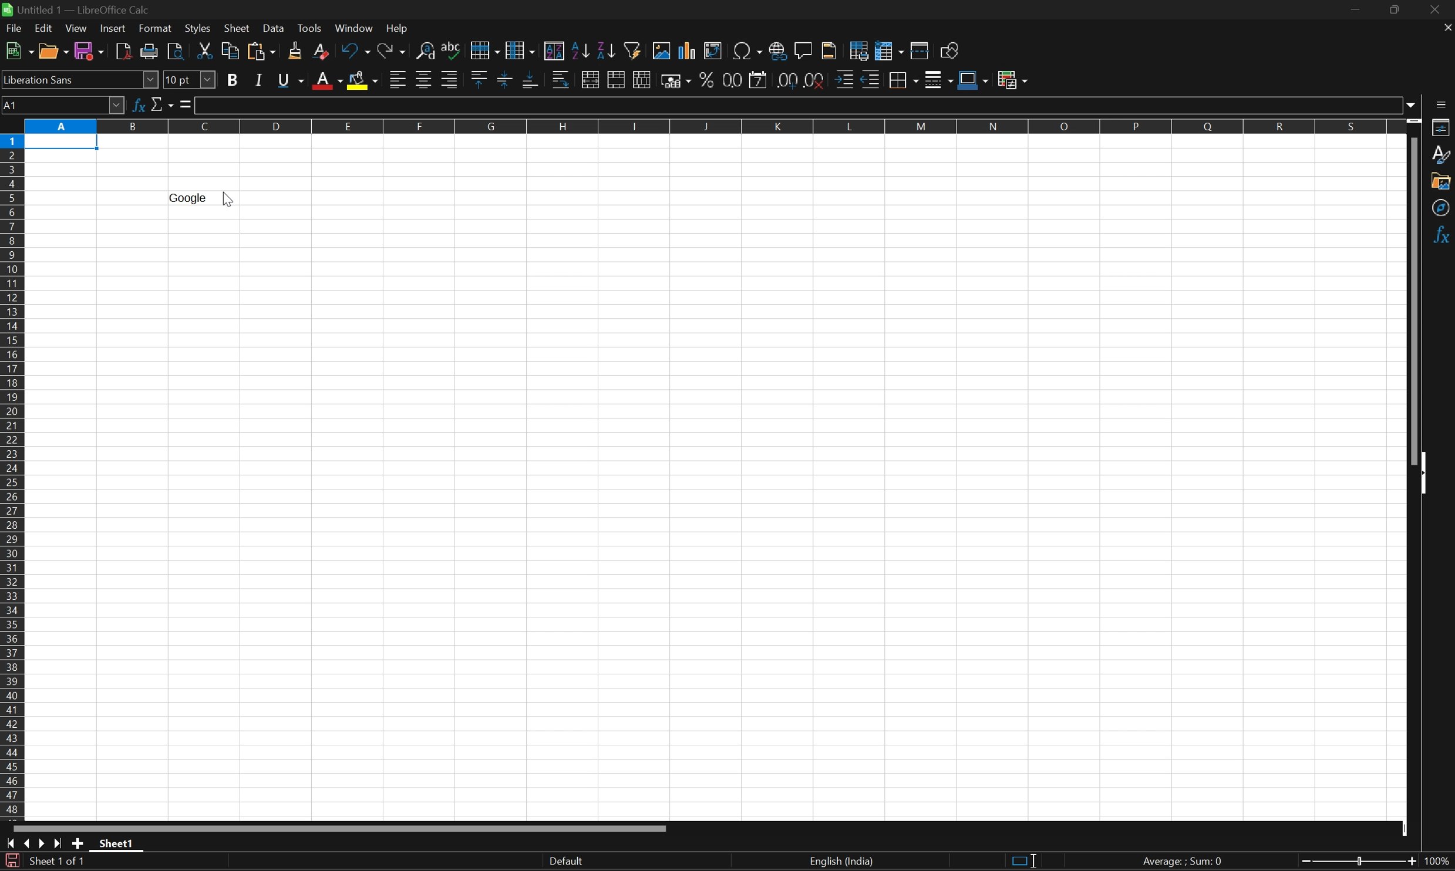  I want to click on Increase indent, so click(846, 79).